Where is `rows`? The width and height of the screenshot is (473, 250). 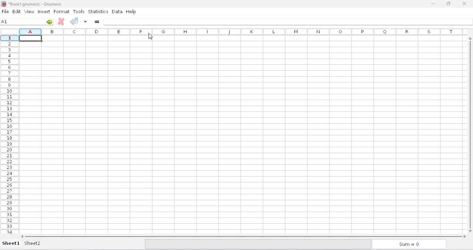 rows is located at coordinates (10, 134).